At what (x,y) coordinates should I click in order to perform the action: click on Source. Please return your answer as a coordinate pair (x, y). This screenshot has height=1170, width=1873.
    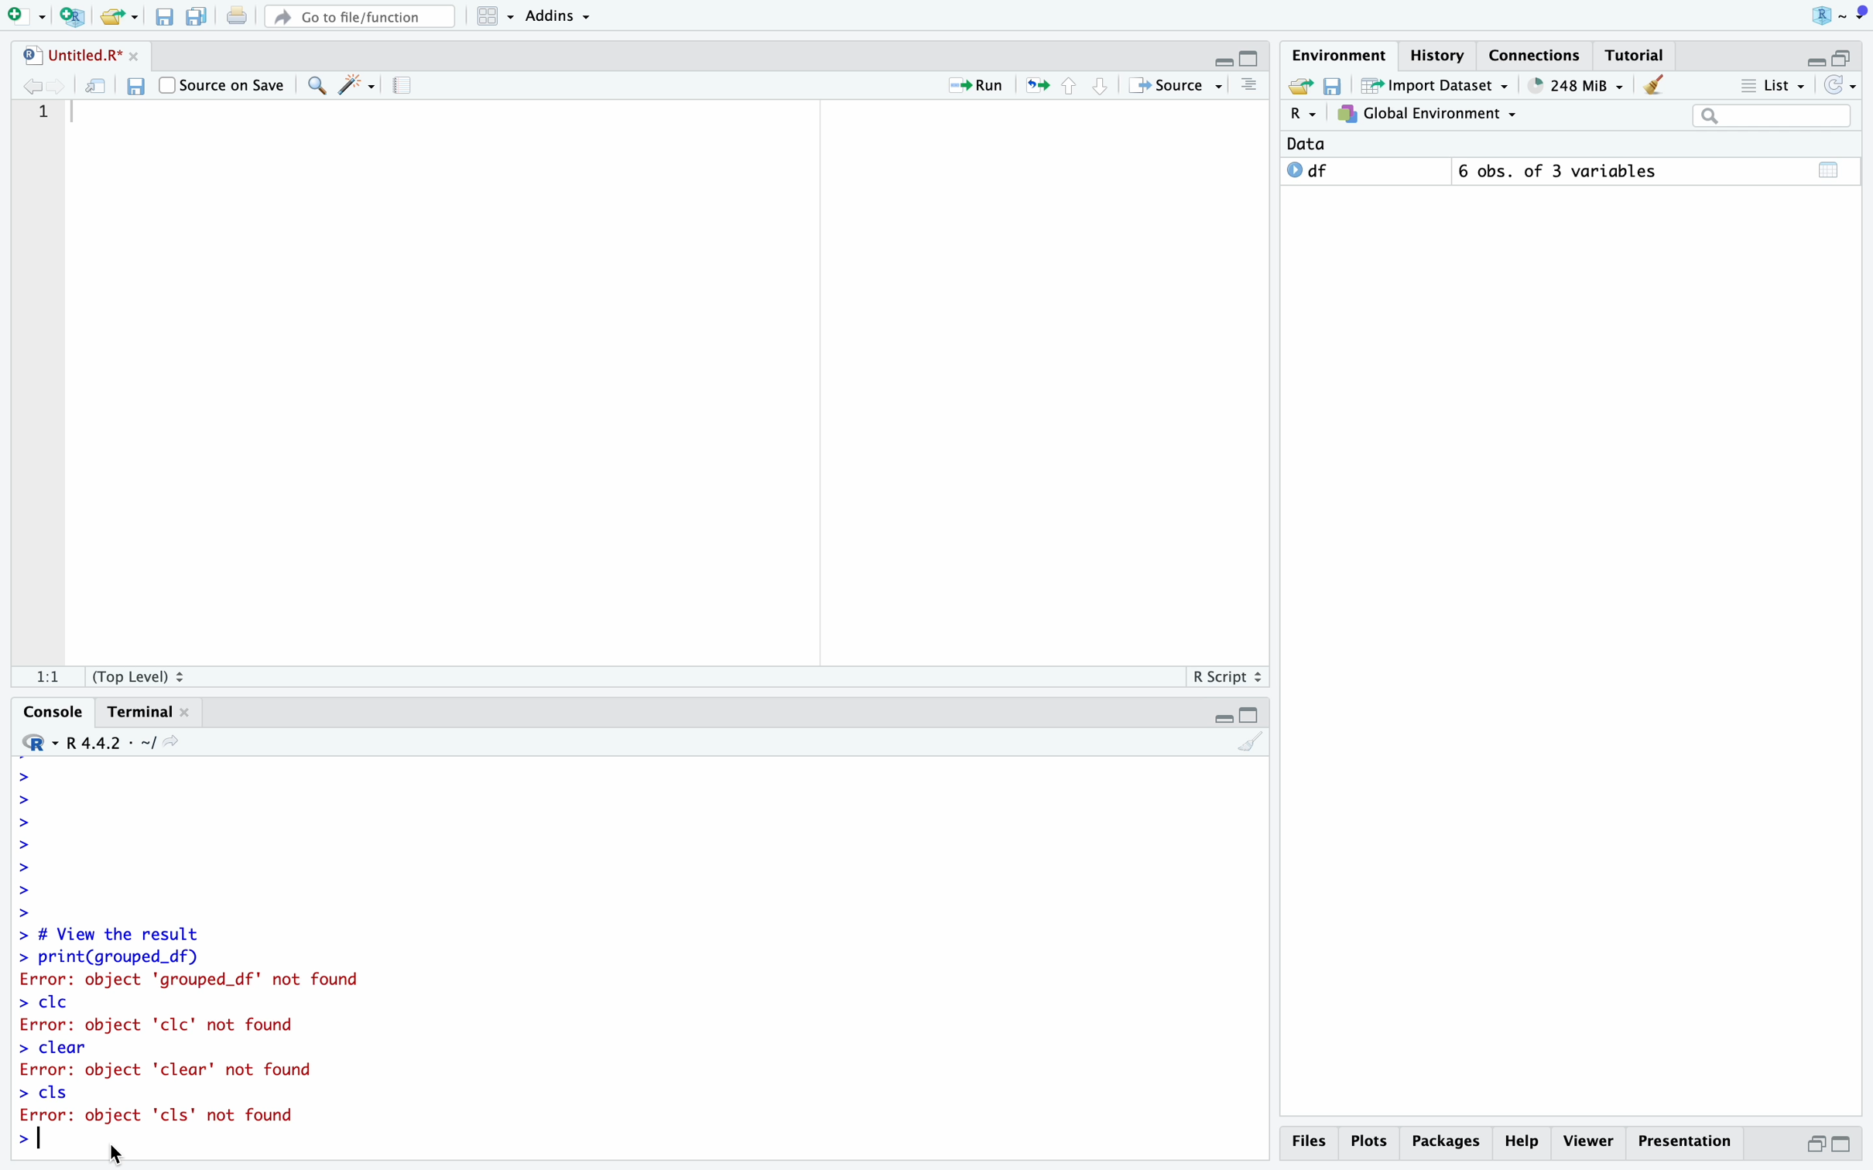
    Looking at the image, I should click on (1176, 85).